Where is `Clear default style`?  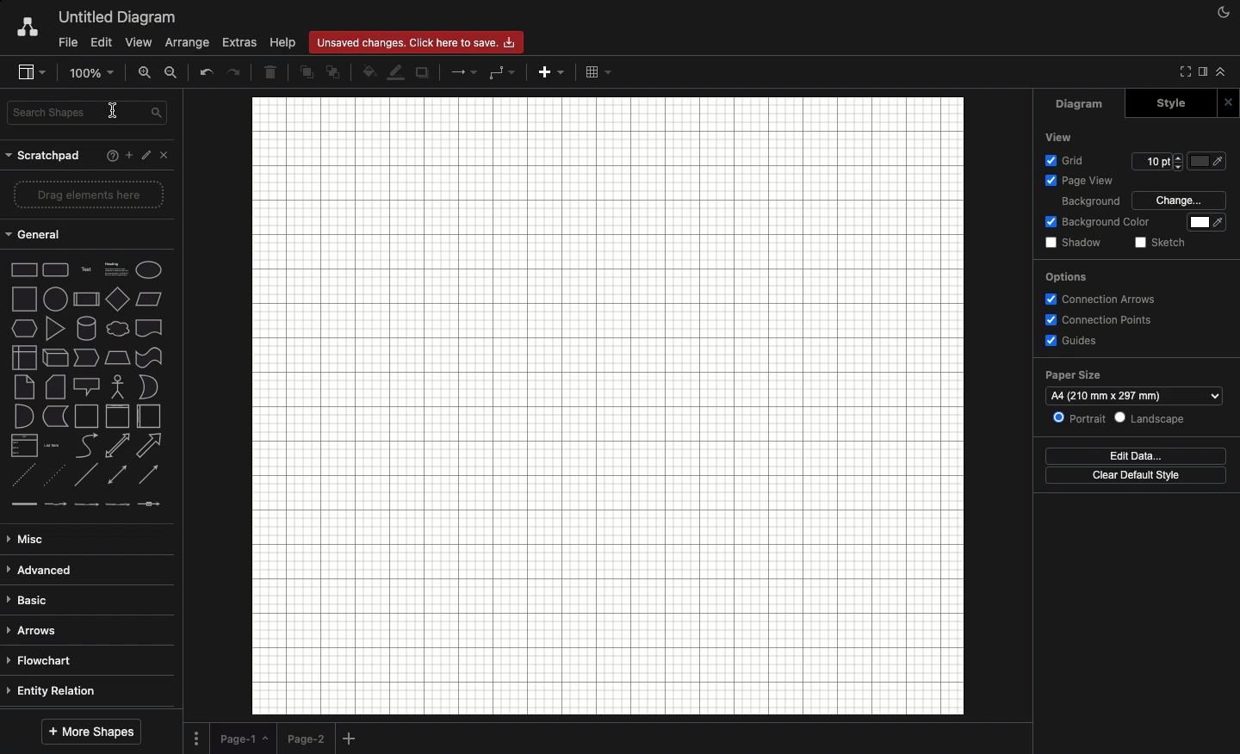
Clear default style is located at coordinates (1119, 477).